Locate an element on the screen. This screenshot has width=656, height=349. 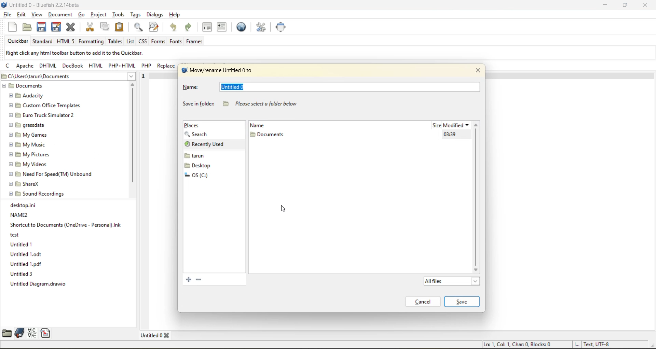
add current folder to bookmarks is located at coordinates (189, 280).